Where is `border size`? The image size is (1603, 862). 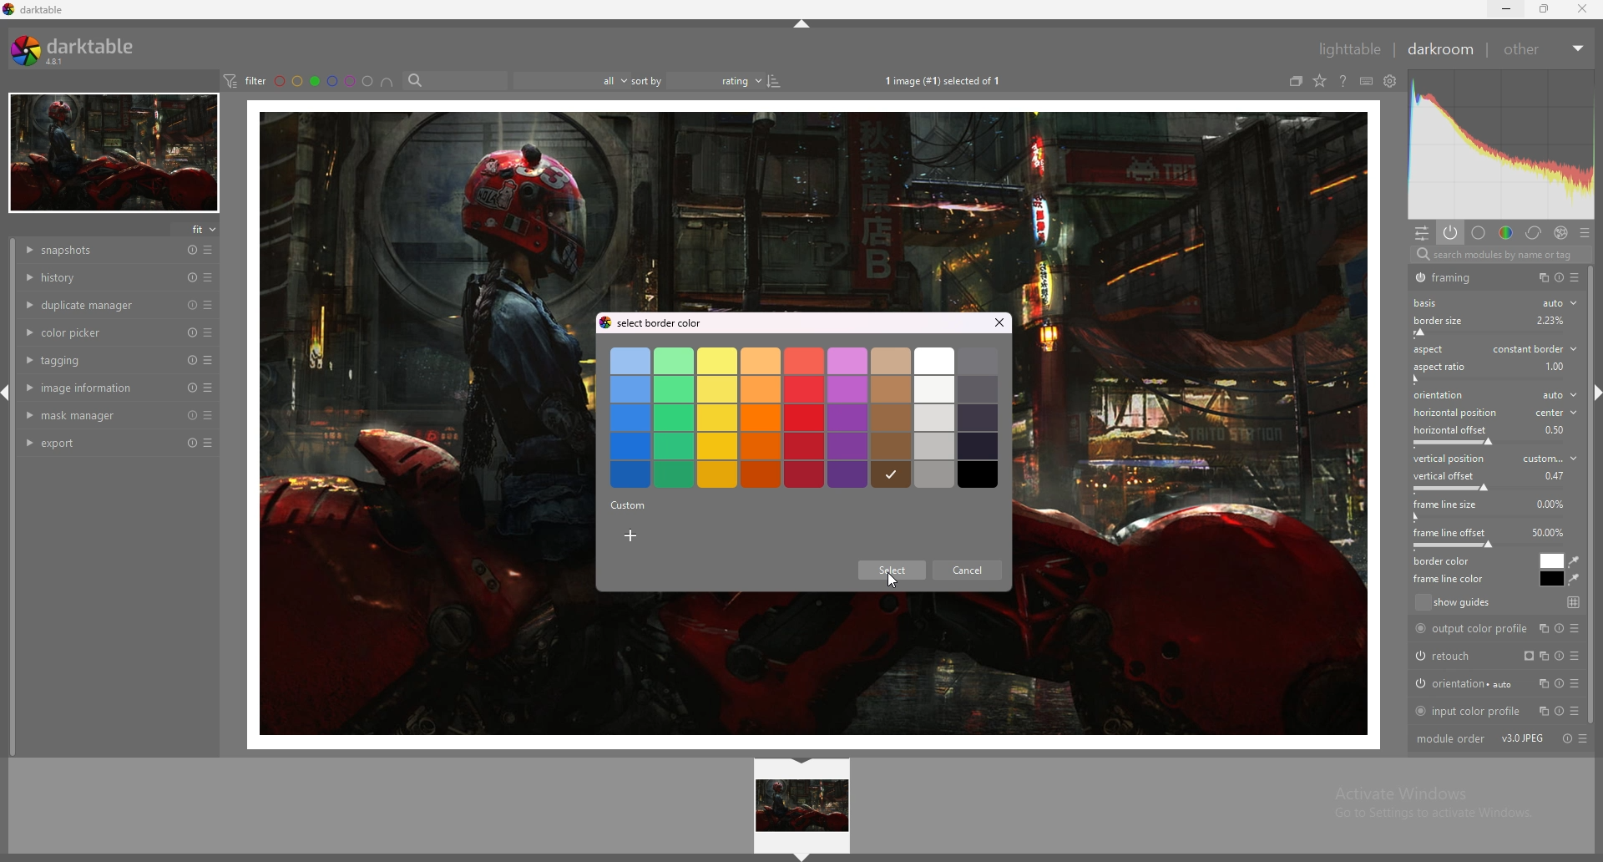
border size is located at coordinates (1462, 320).